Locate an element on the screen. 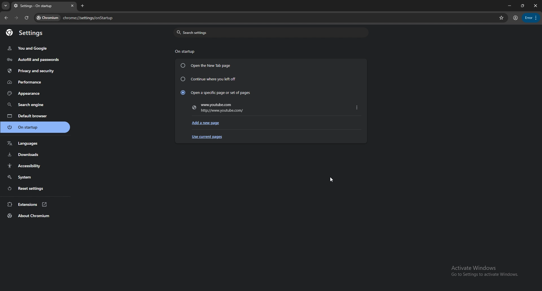  on startup is located at coordinates (185, 51).